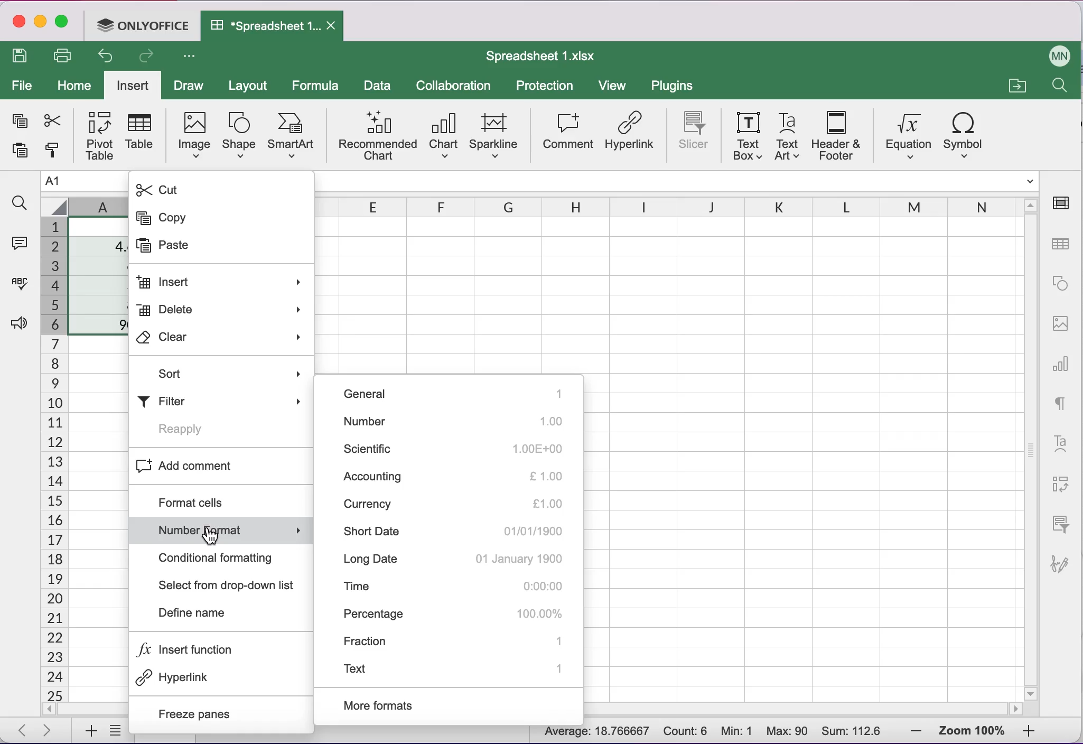  Describe the element at coordinates (461, 392) in the screenshot. I see `general` at that location.